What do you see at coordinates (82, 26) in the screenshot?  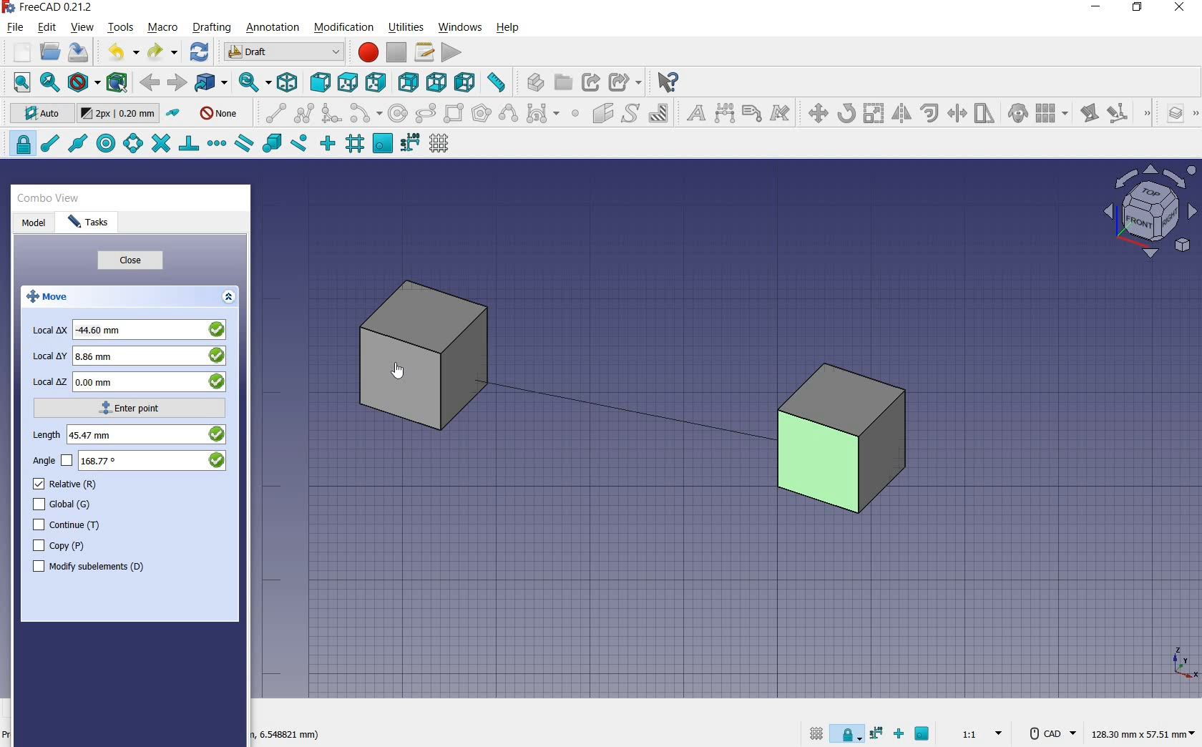 I see `view` at bounding box center [82, 26].